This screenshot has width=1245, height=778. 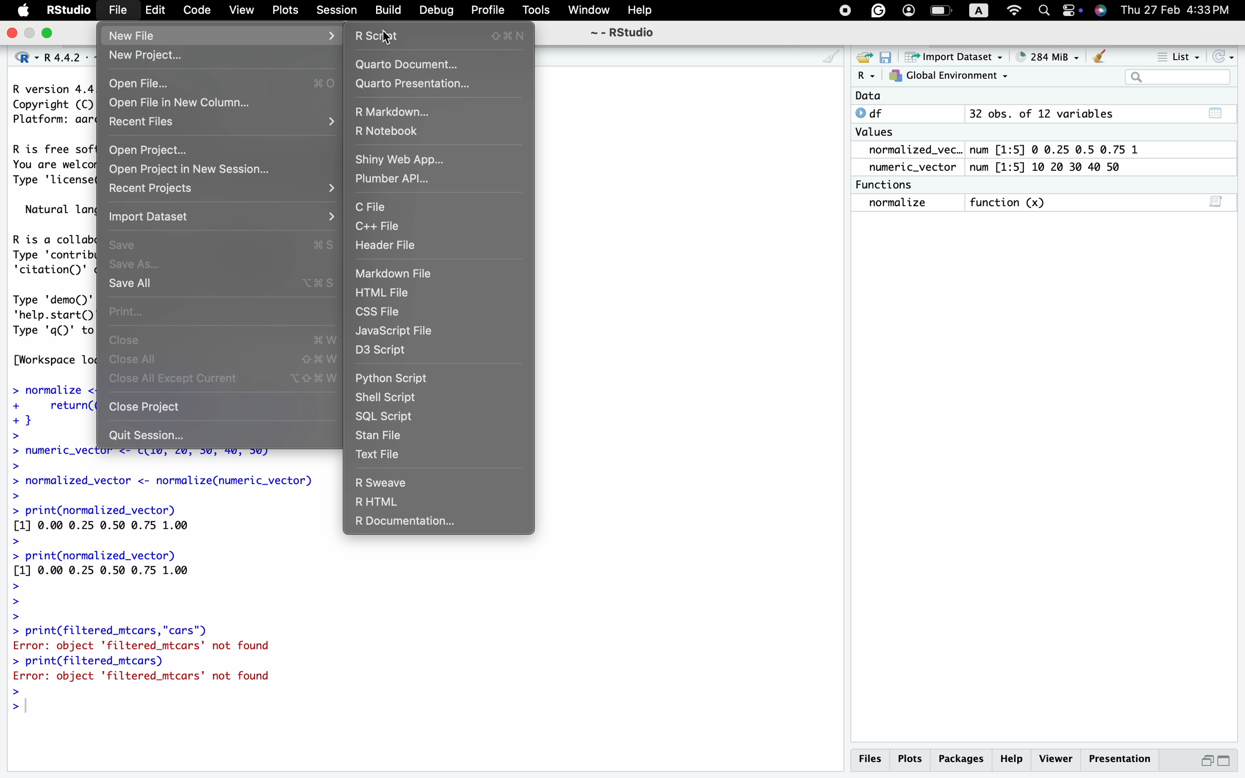 What do you see at coordinates (221, 359) in the screenshot?
I see `Close All` at bounding box center [221, 359].